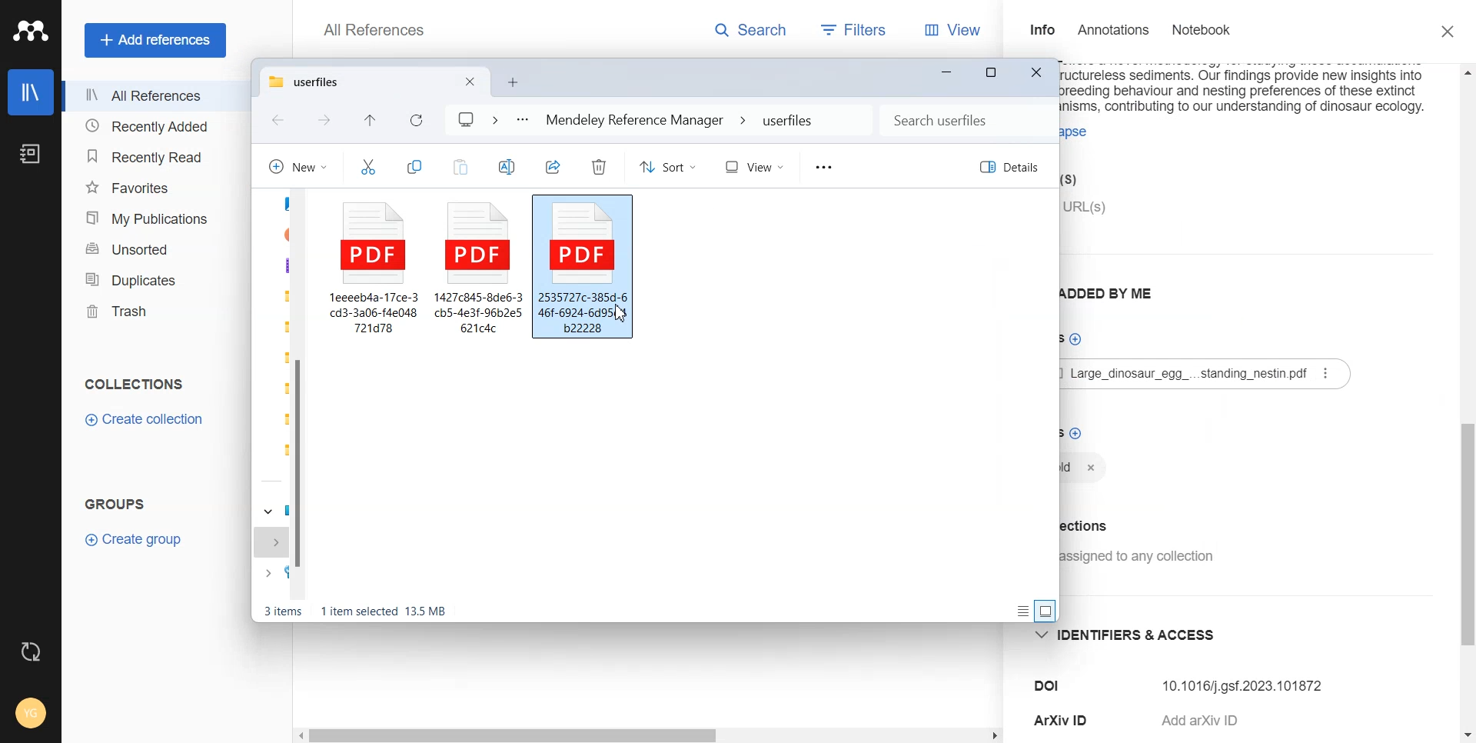 This screenshot has height=743, width=1476. What do you see at coordinates (600, 167) in the screenshot?
I see `Delete` at bounding box center [600, 167].